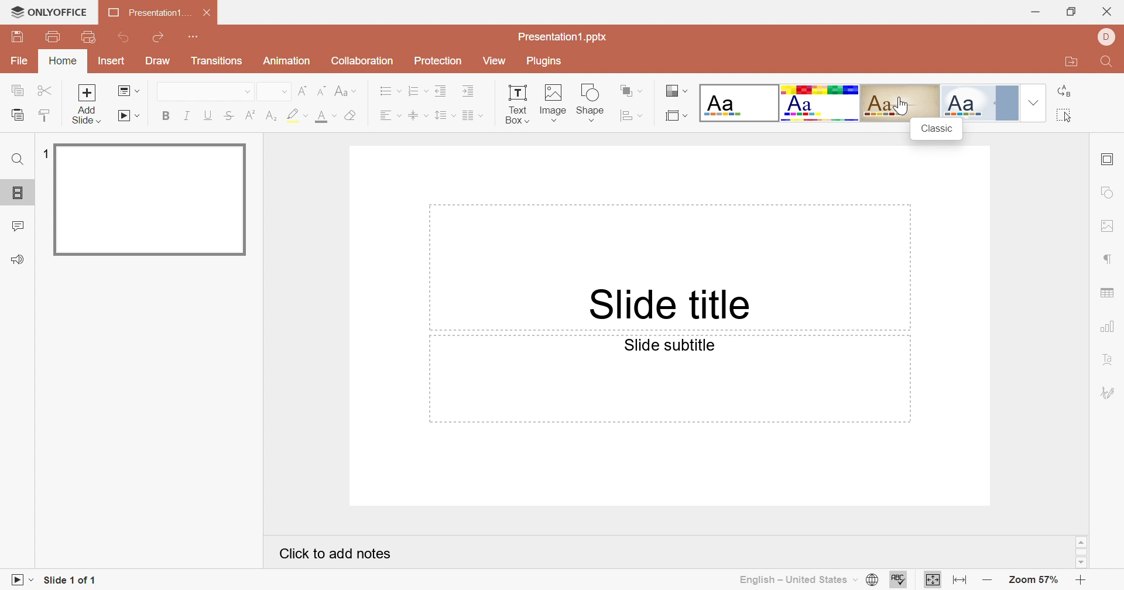  What do you see at coordinates (856, 577) in the screenshot?
I see `Drop Down` at bounding box center [856, 577].